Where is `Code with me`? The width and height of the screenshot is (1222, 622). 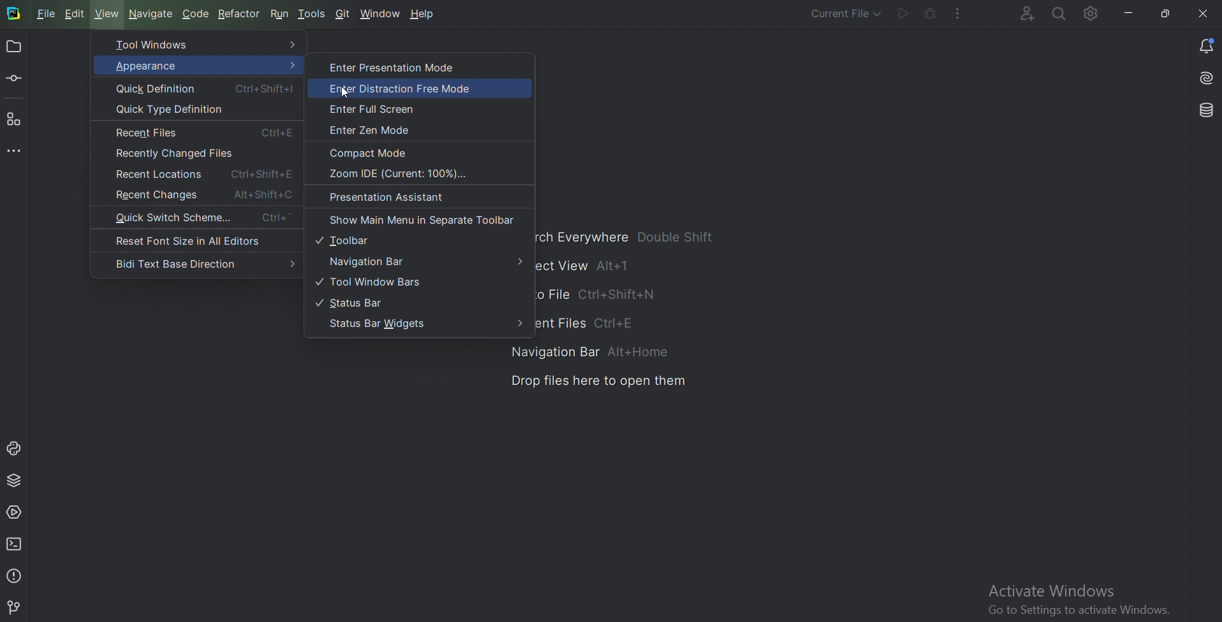
Code with me is located at coordinates (1018, 14).